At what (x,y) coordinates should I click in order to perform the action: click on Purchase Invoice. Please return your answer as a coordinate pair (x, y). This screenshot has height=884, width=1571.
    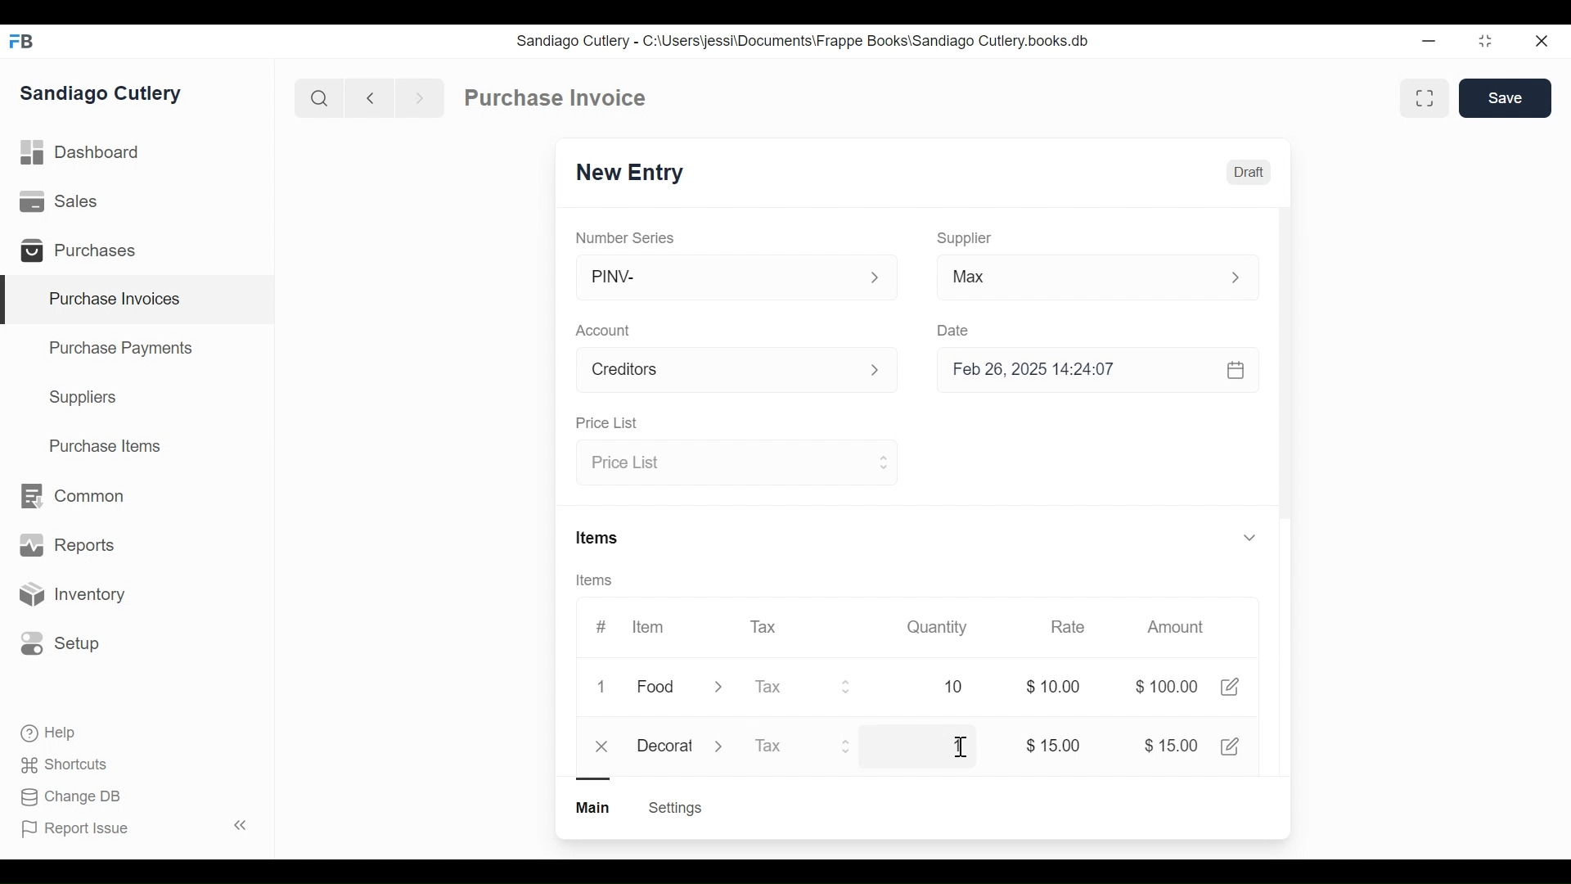
    Looking at the image, I should click on (557, 98).